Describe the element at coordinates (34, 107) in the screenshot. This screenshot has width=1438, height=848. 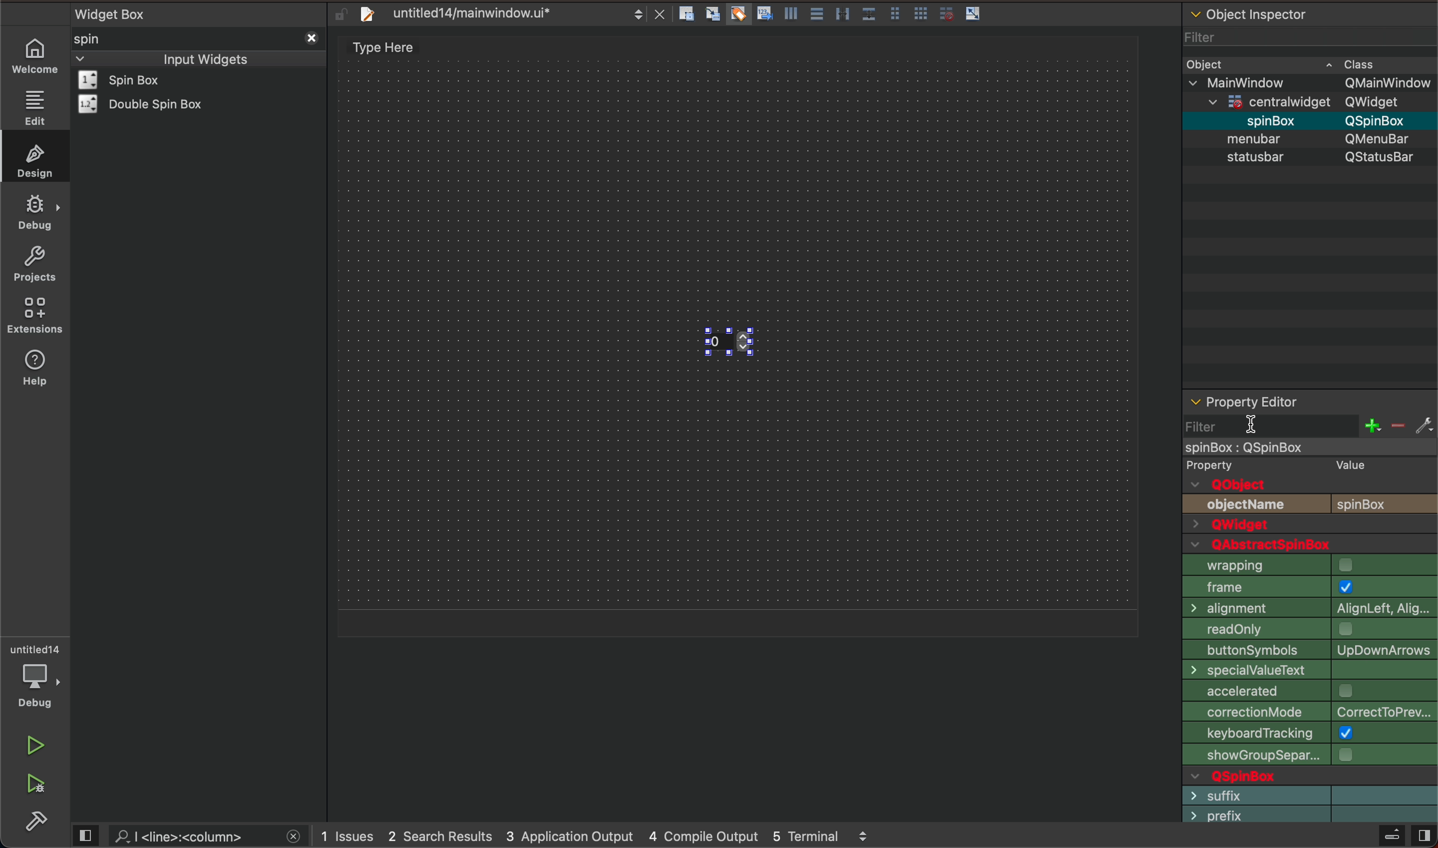
I see `edit` at that location.